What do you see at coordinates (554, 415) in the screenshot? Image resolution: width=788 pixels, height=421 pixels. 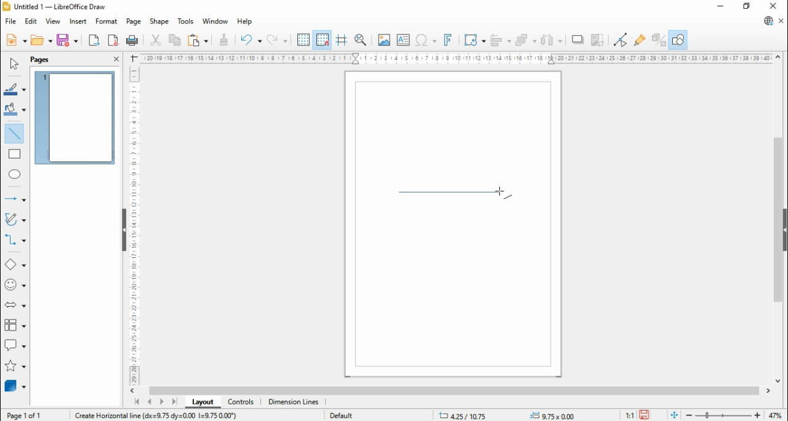 I see `0.00x0.00` at bounding box center [554, 415].